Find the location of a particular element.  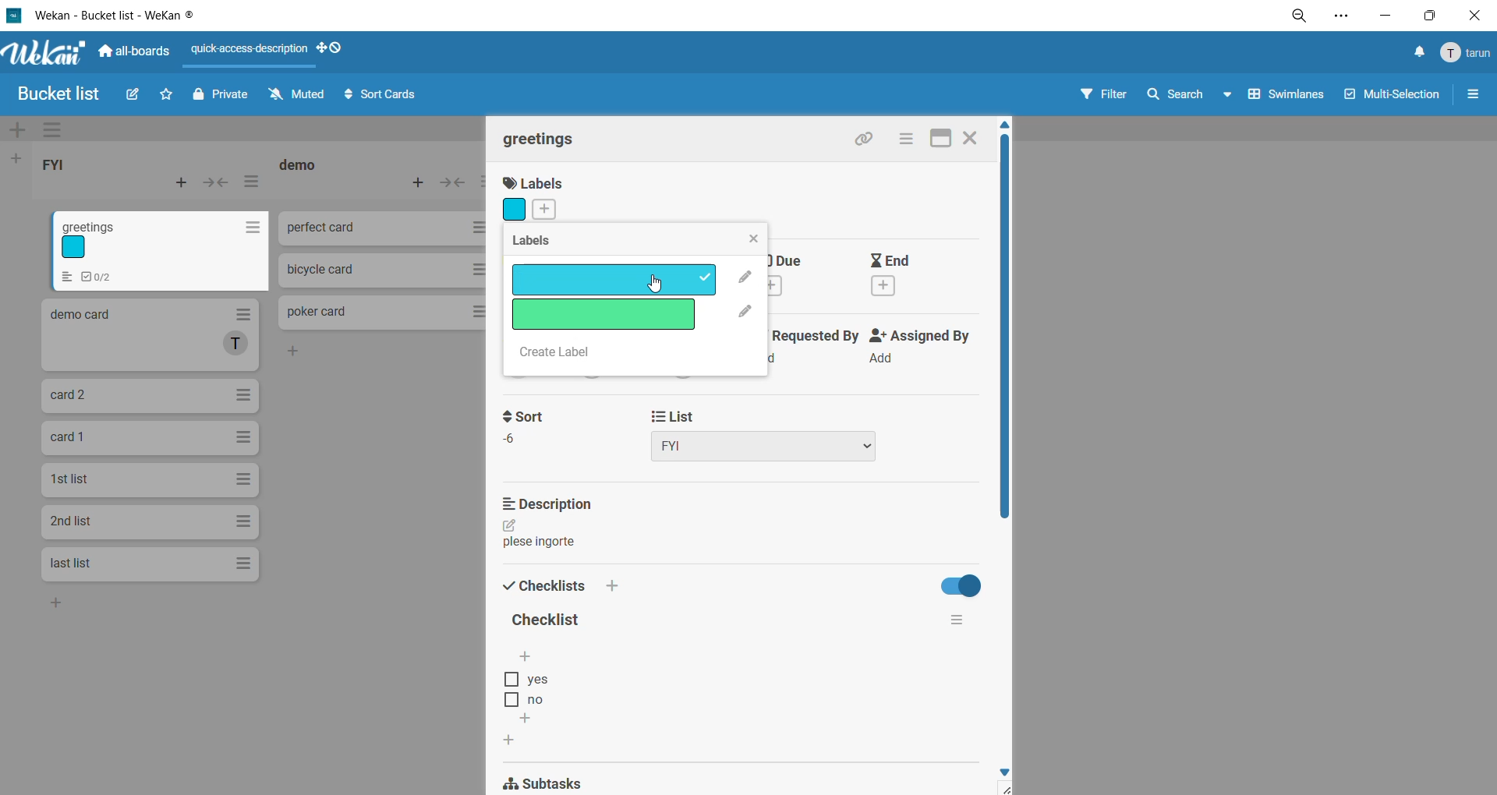

copy link is located at coordinates (869, 139).